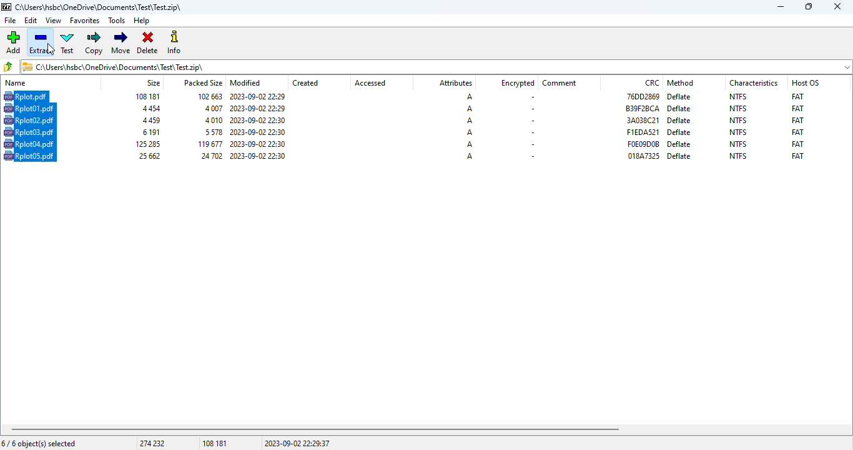 The height and width of the screenshot is (450, 853). Describe the element at coordinates (85, 21) in the screenshot. I see `favorites` at that location.